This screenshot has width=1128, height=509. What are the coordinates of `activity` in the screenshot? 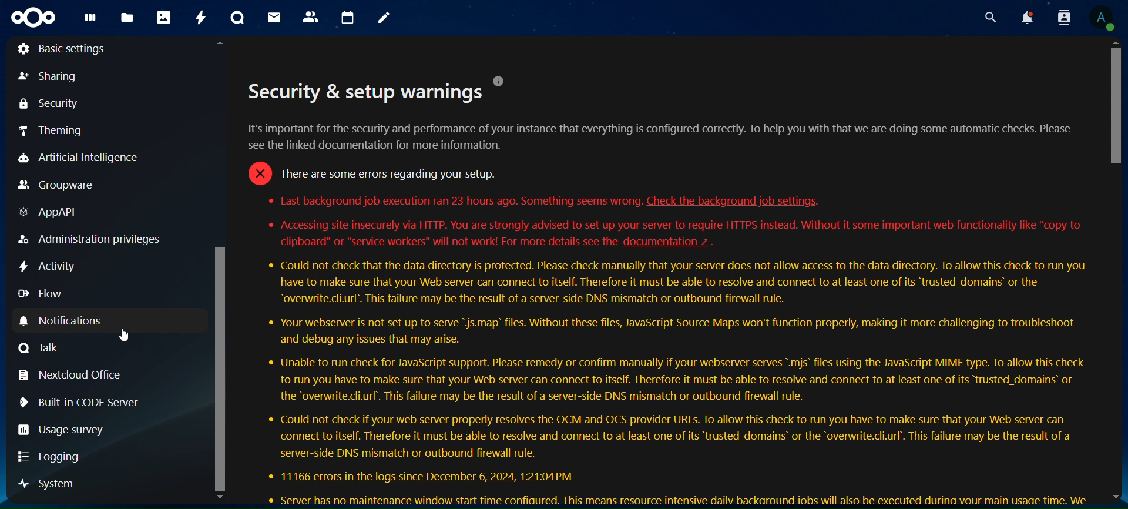 It's located at (47, 267).